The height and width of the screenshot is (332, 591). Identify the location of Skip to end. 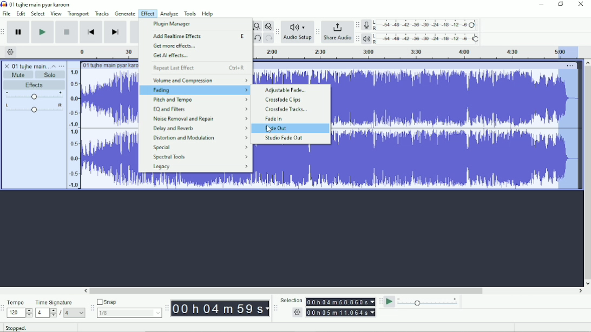
(115, 32).